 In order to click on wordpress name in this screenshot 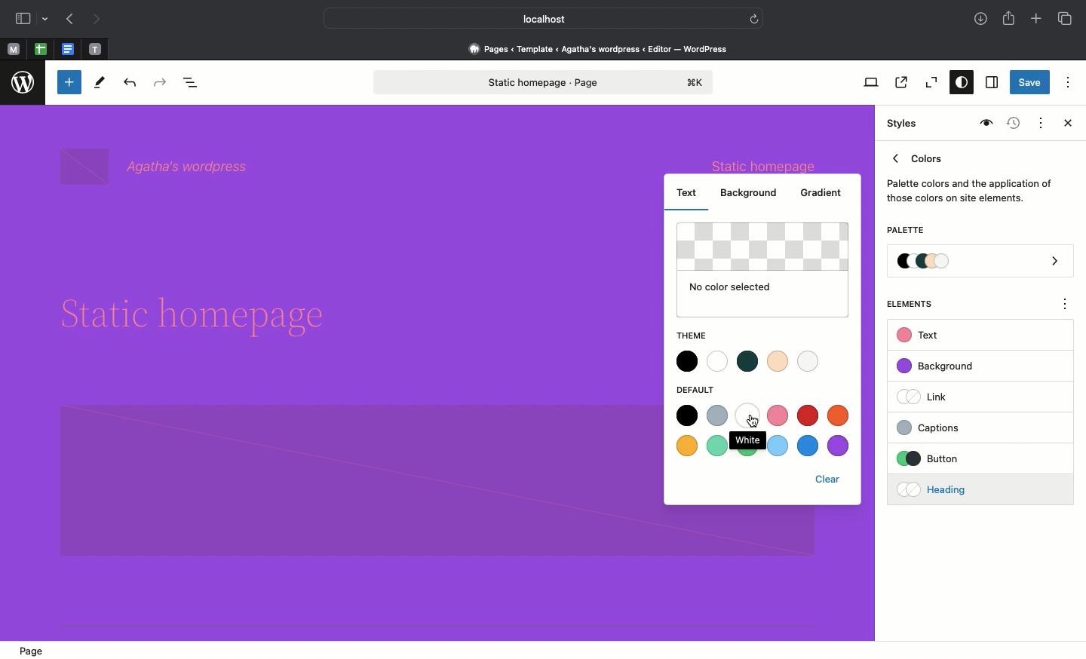, I will do `click(158, 166)`.